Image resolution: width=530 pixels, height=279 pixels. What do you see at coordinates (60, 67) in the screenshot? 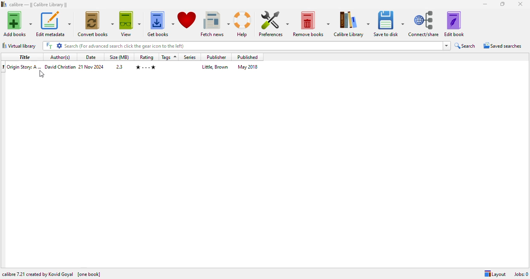
I see `David Christian` at bounding box center [60, 67].